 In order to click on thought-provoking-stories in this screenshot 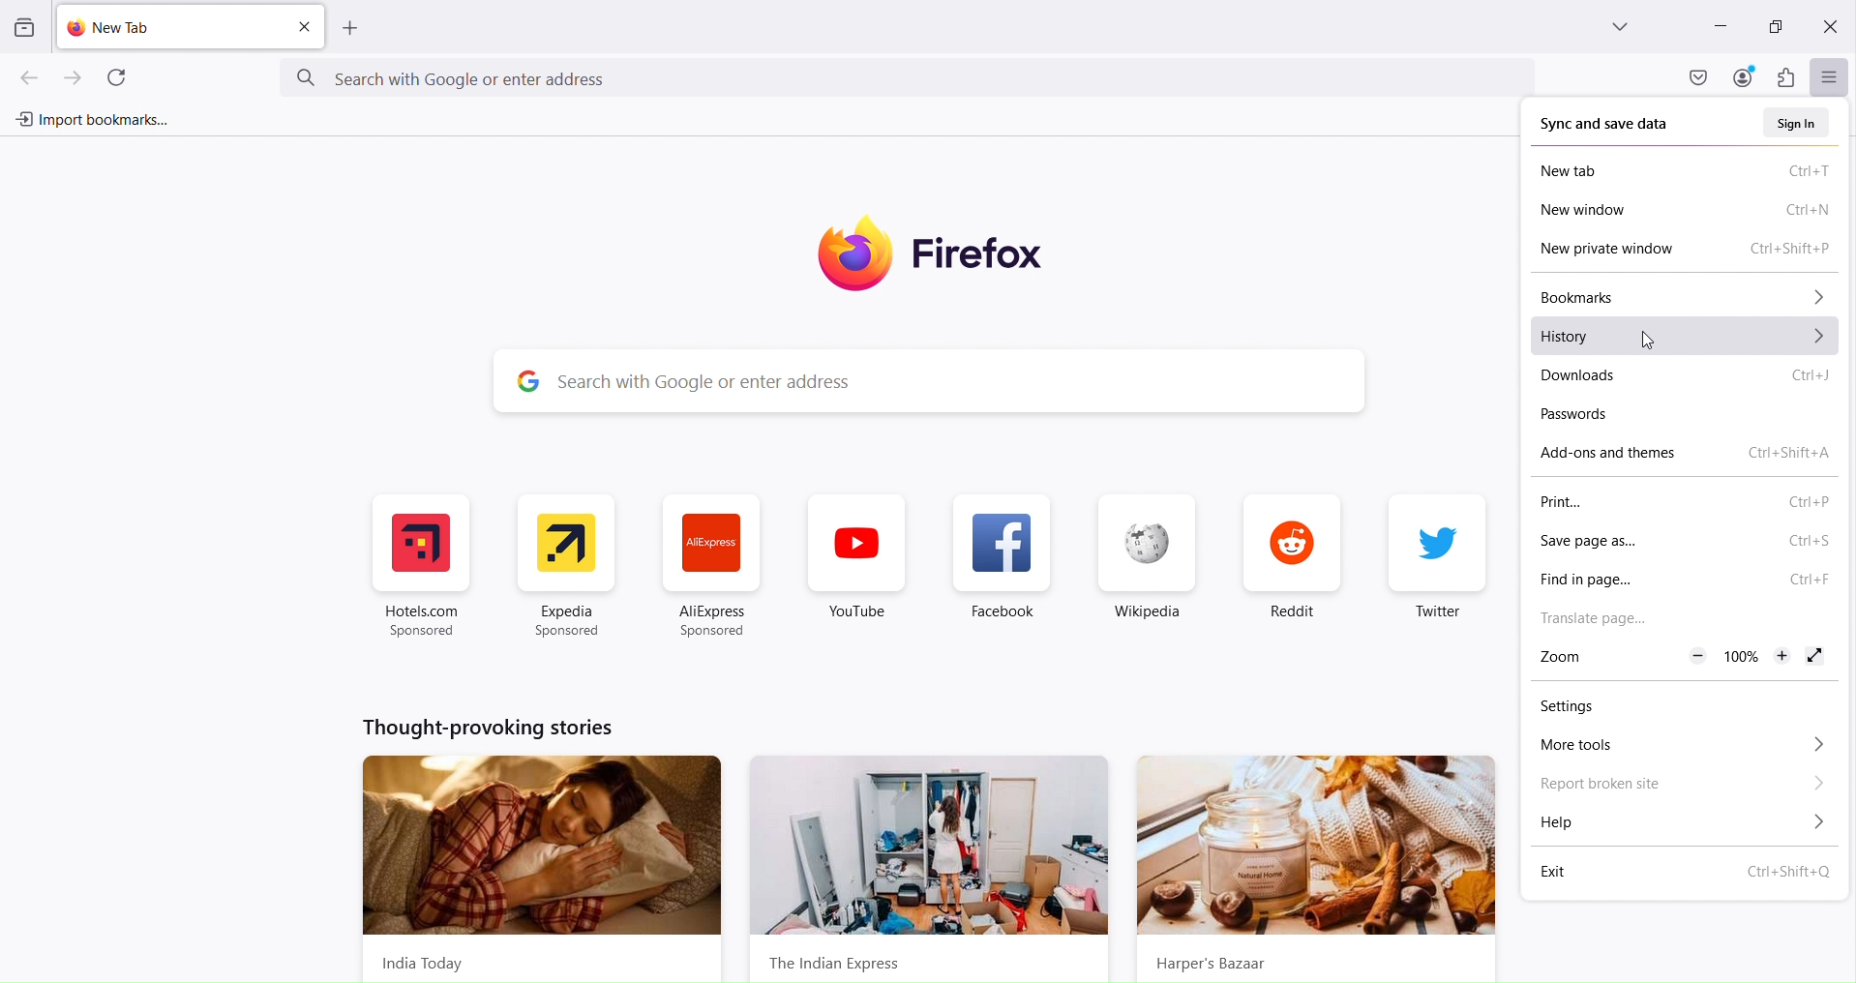, I will do `click(491, 728)`.